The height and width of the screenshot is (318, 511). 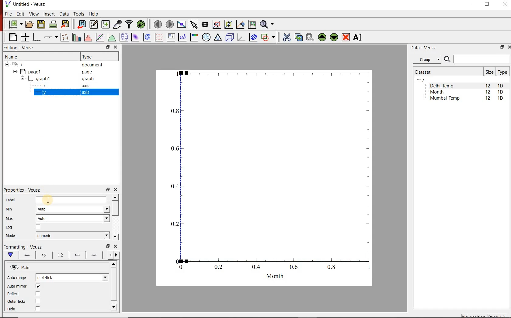 I want to click on plot a 2d dataset as contours, so click(x=147, y=37).